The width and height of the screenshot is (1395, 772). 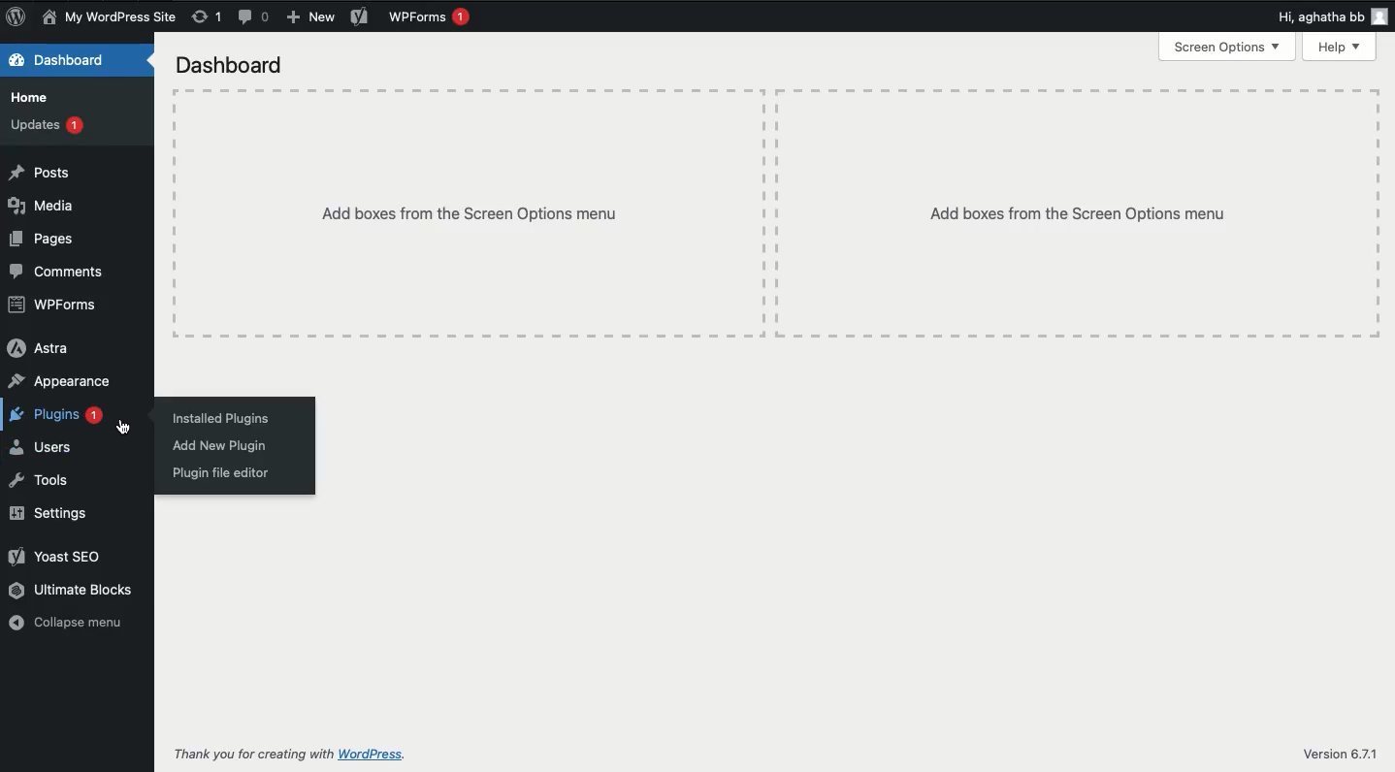 I want to click on Updates, so click(x=51, y=125).